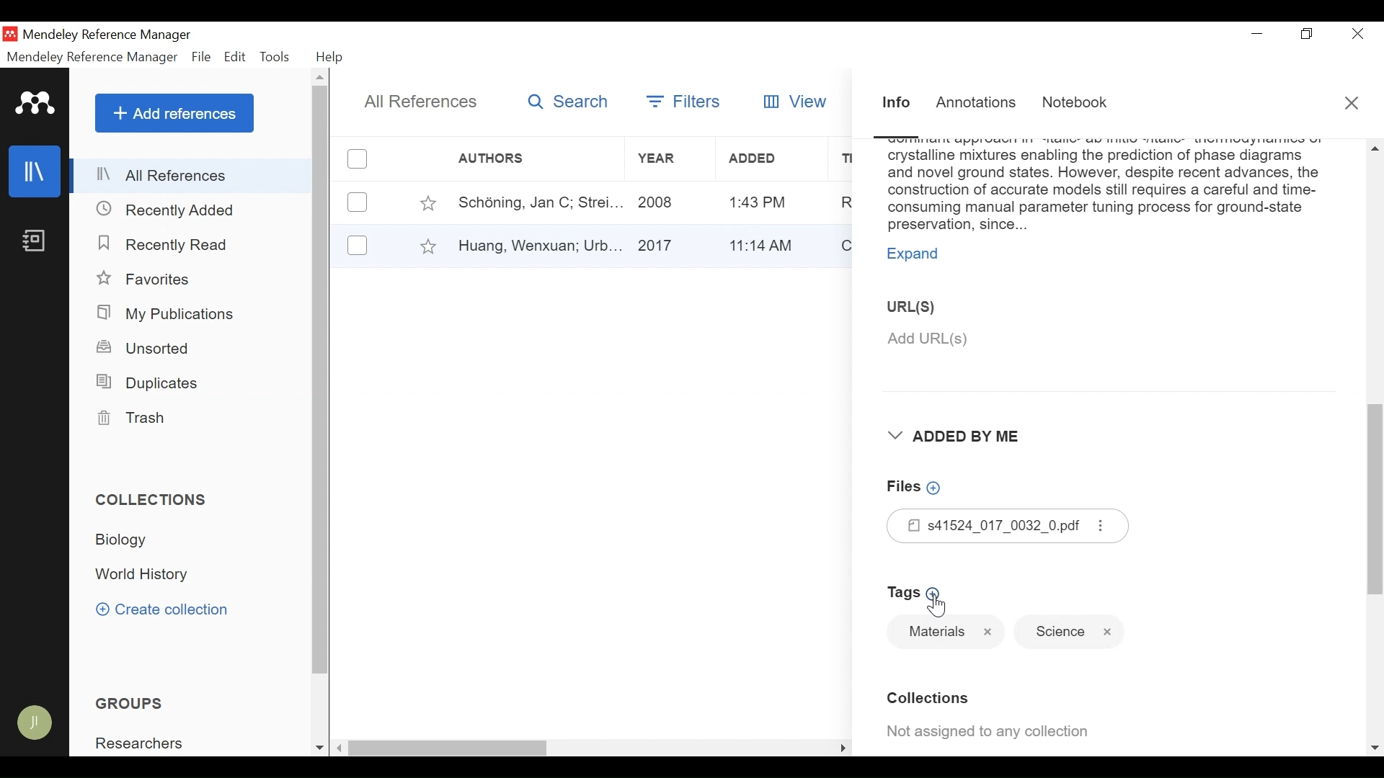 This screenshot has width=1384, height=778. I want to click on Mendeley Reference Manager, so click(110, 35).